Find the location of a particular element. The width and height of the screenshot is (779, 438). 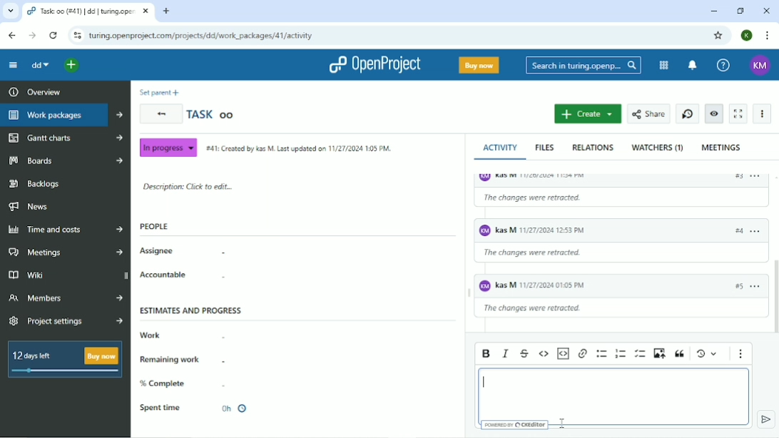

Italic is located at coordinates (504, 354).